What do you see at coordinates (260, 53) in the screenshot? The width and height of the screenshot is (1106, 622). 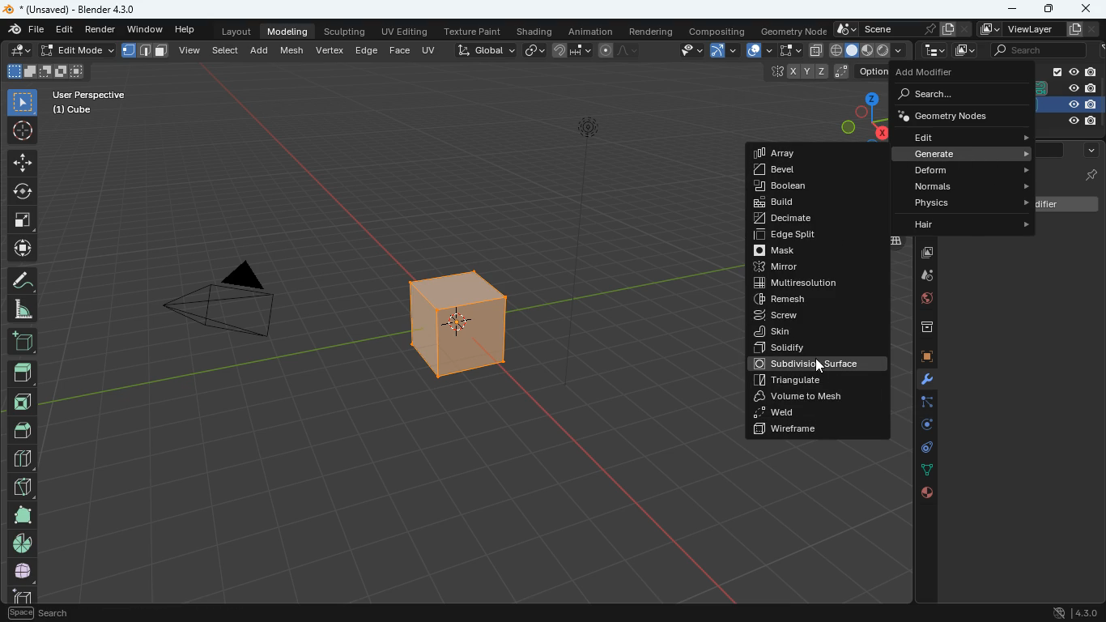 I see `add` at bounding box center [260, 53].